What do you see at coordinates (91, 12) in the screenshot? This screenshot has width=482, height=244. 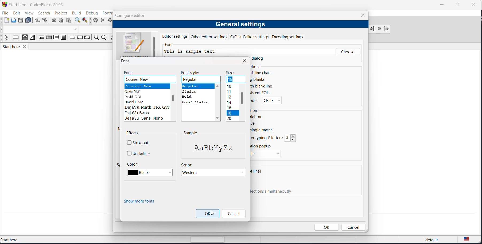 I see `debug` at bounding box center [91, 12].